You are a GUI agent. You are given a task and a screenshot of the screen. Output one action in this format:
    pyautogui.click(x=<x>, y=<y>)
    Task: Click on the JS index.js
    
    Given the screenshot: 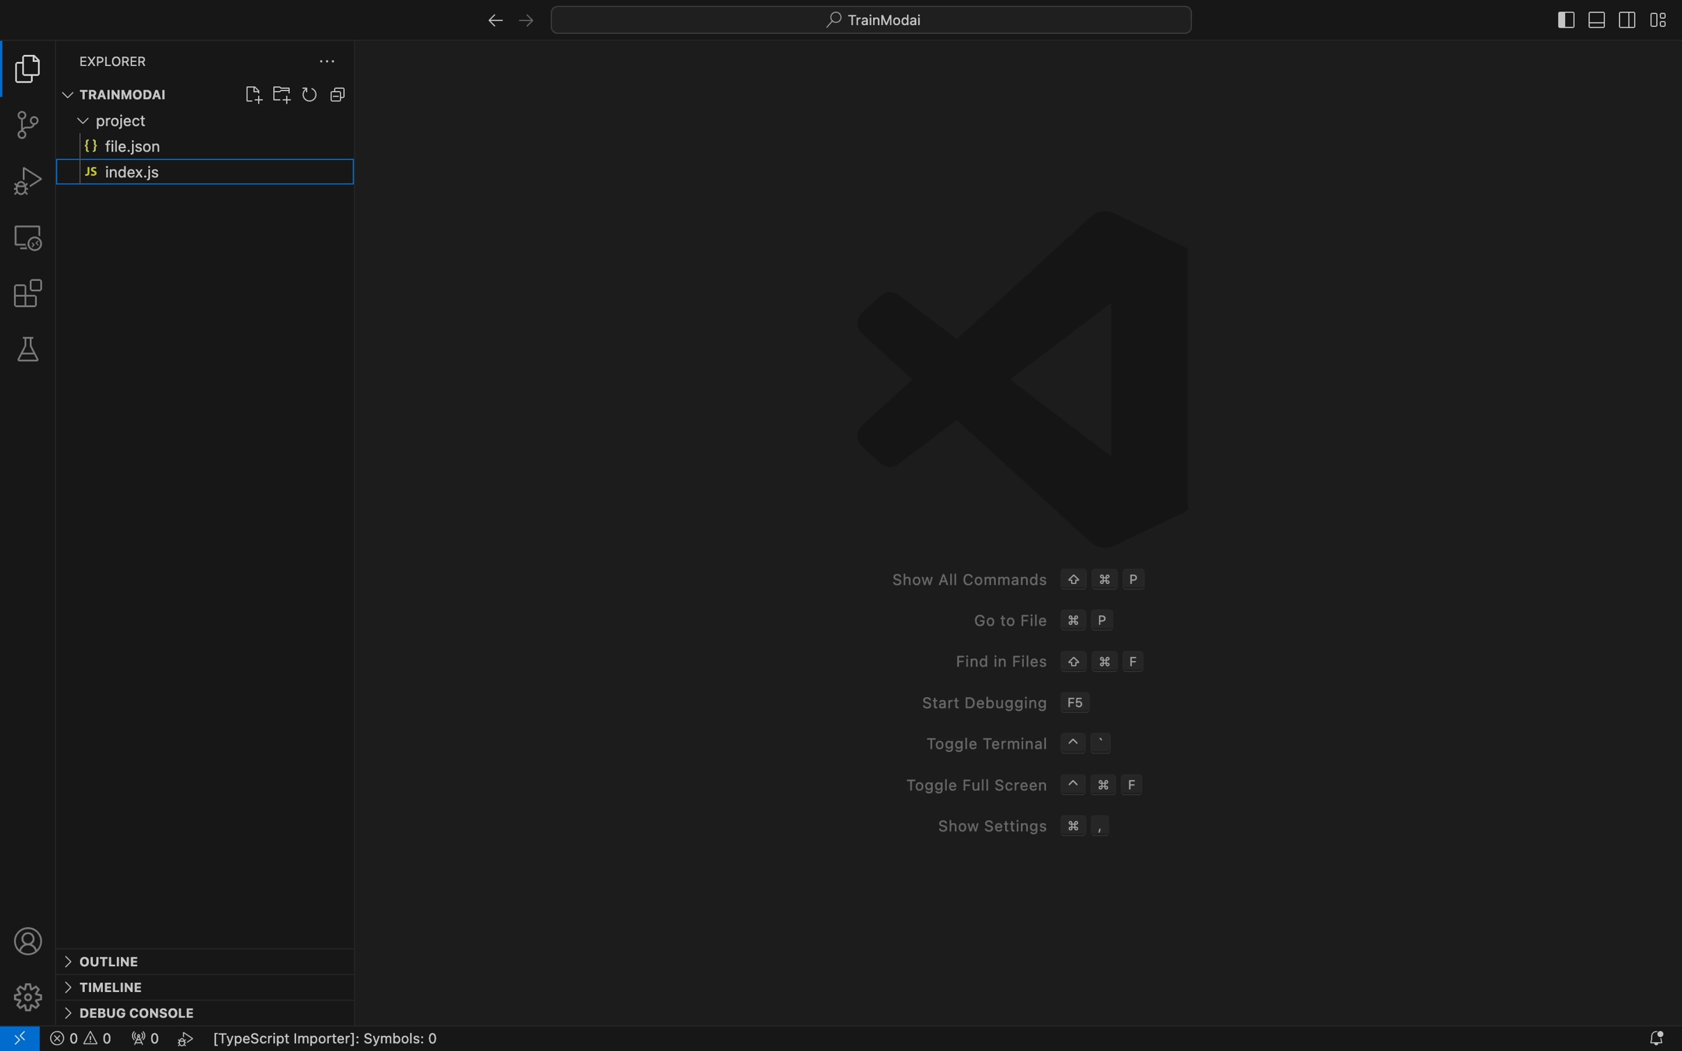 What is the action you would take?
    pyautogui.click(x=213, y=174)
    